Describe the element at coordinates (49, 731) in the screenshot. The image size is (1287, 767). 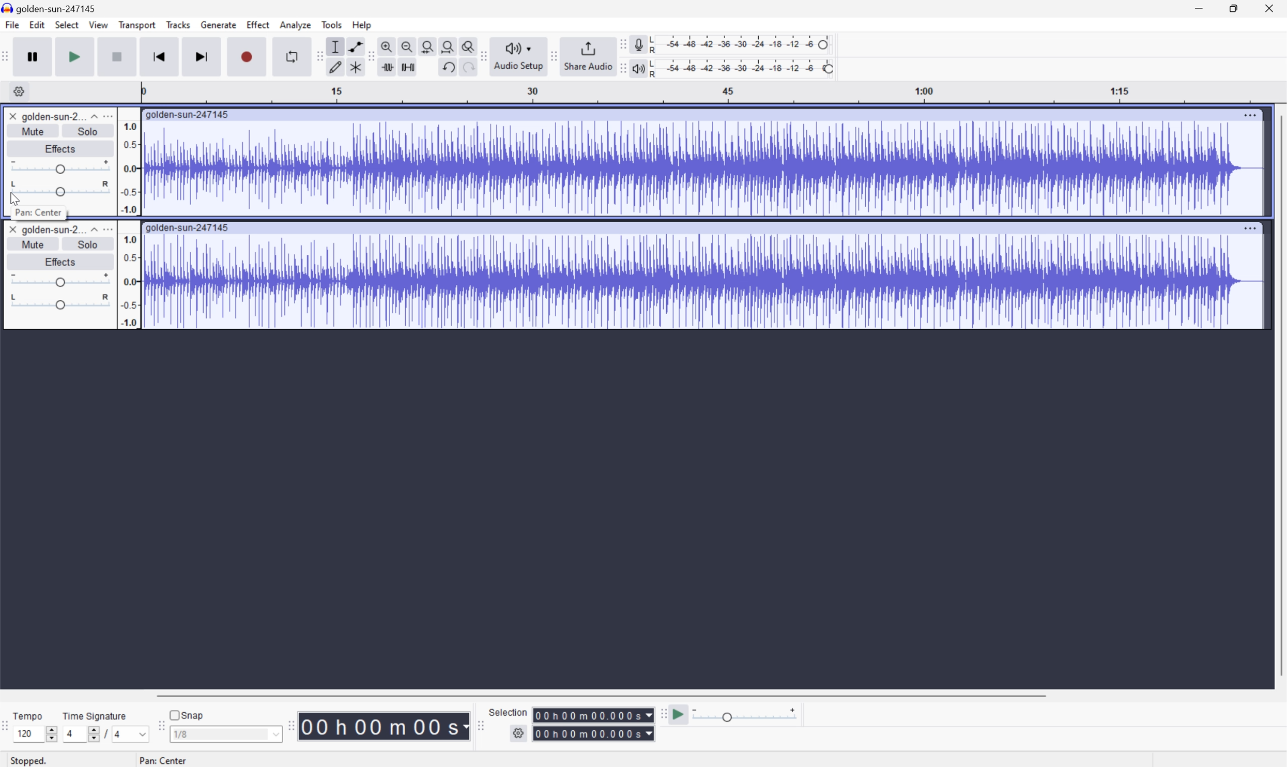
I see `Slider` at that location.